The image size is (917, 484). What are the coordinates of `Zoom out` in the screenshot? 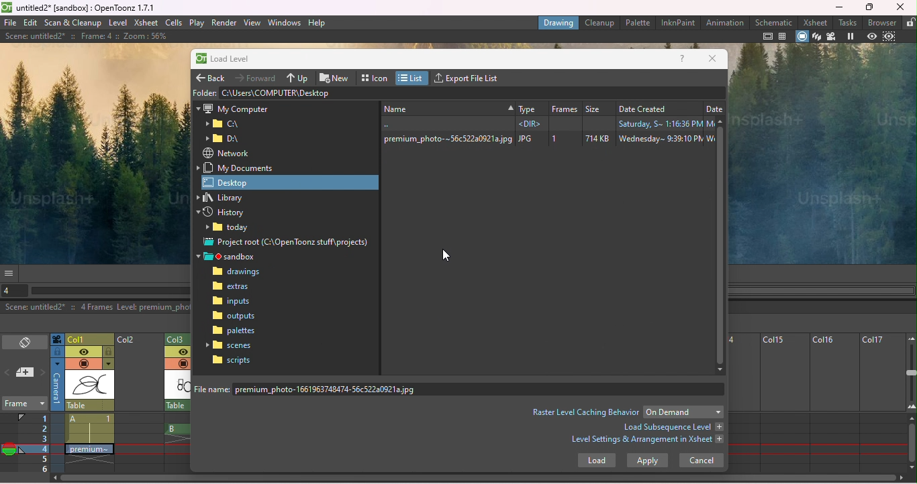 It's located at (910, 338).